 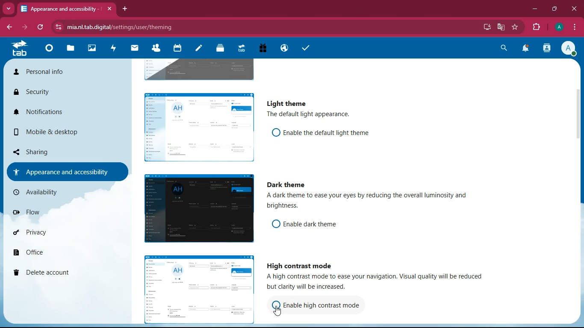 What do you see at coordinates (9, 9) in the screenshot?
I see `more` at bounding box center [9, 9].